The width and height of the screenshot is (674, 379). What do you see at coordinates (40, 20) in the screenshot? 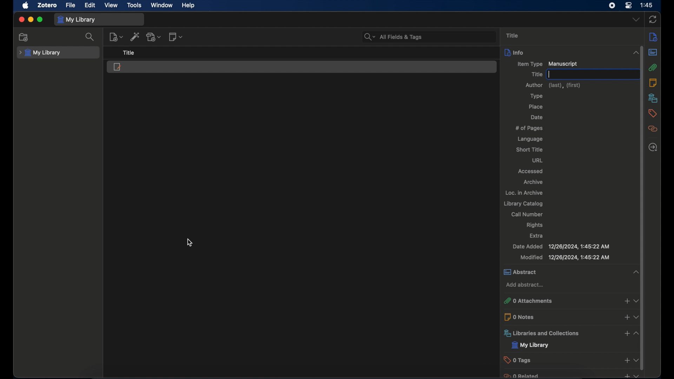
I see `maximize` at bounding box center [40, 20].